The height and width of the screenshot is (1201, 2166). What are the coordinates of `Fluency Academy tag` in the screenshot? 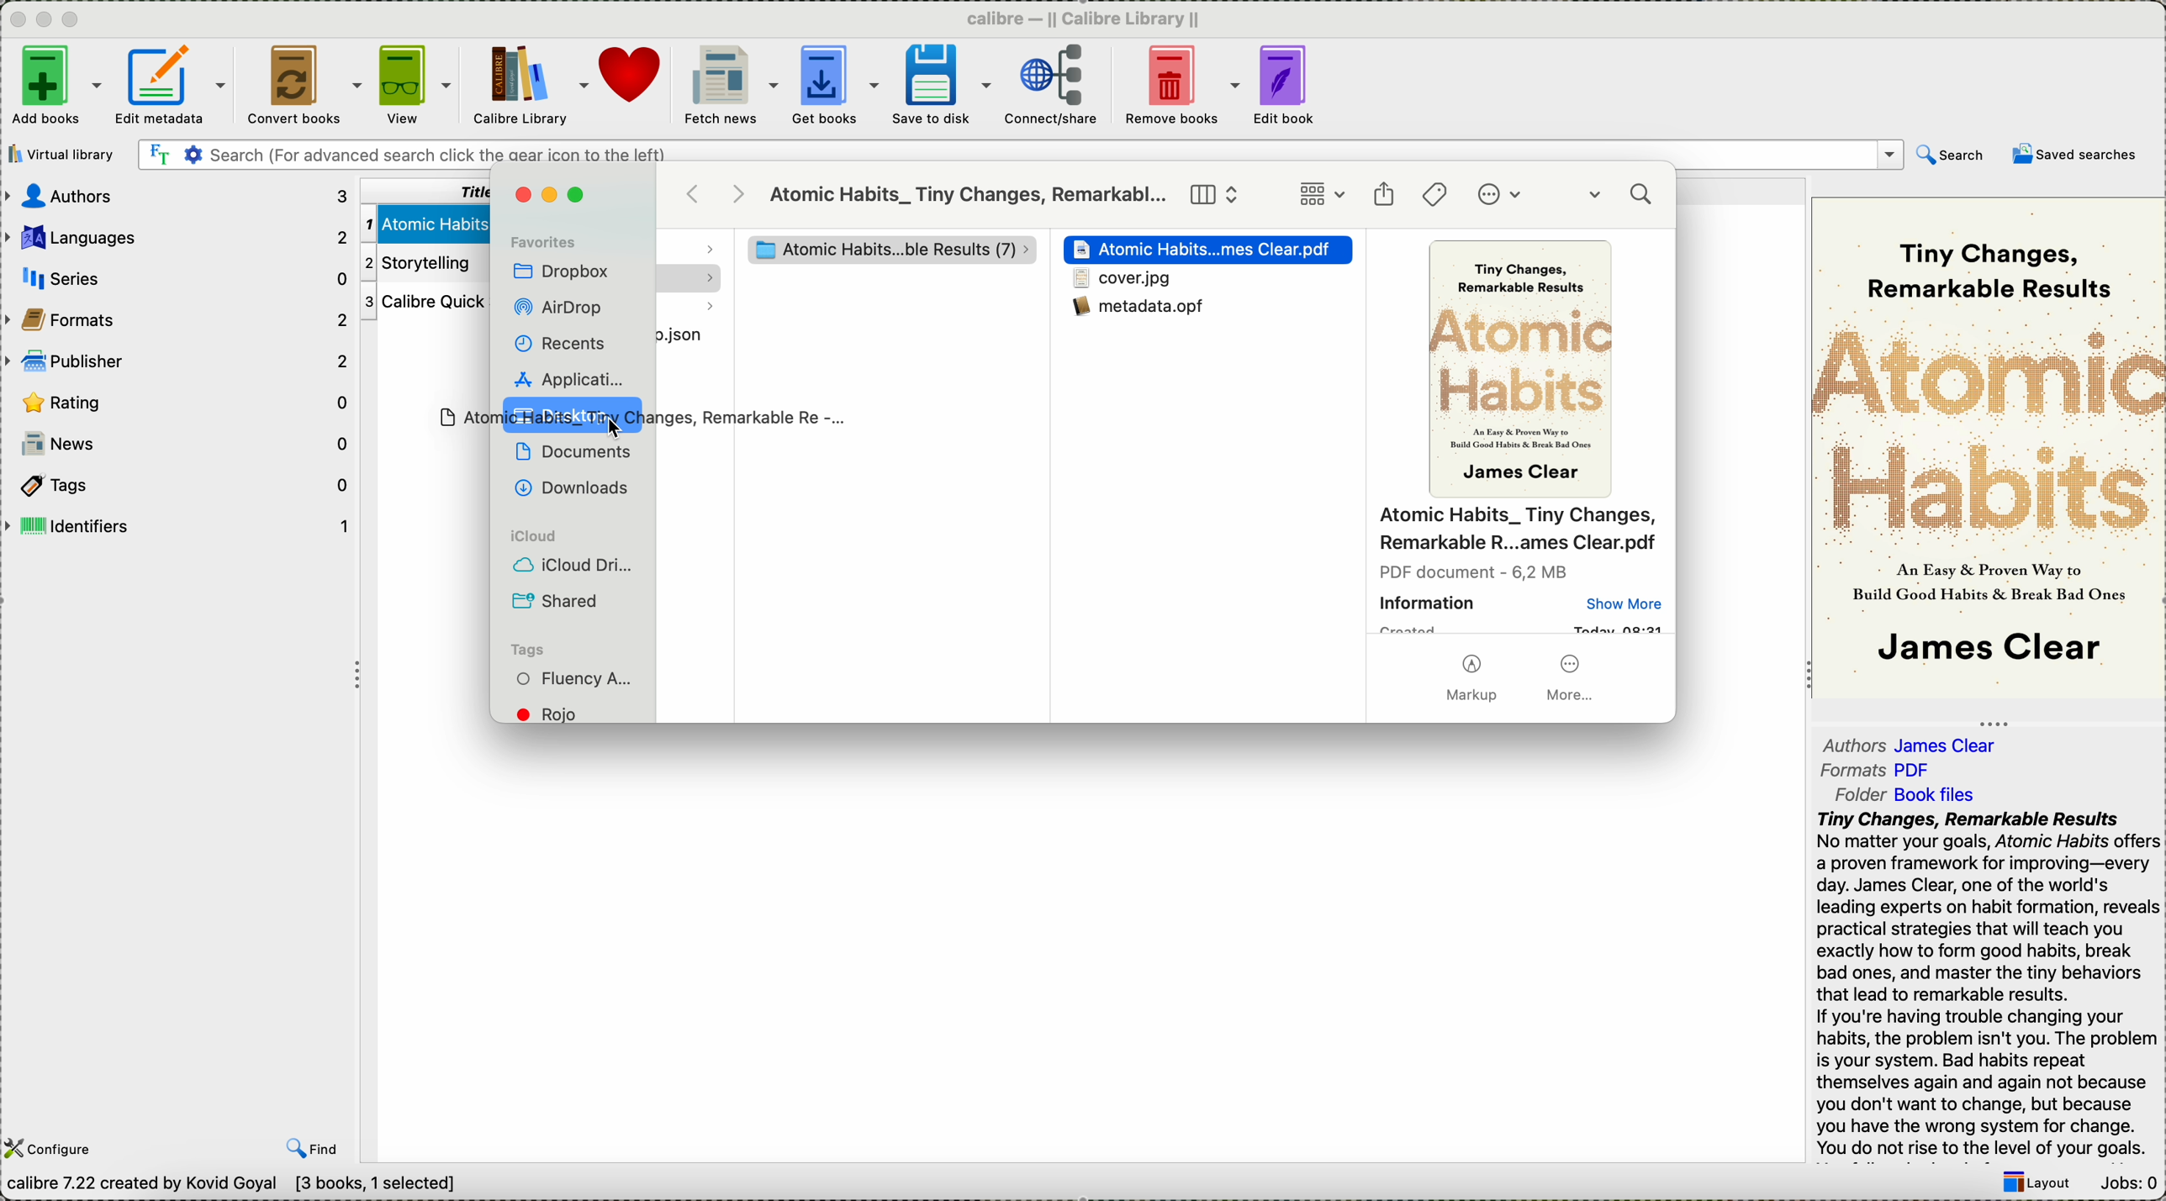 It's located at (576, 681).